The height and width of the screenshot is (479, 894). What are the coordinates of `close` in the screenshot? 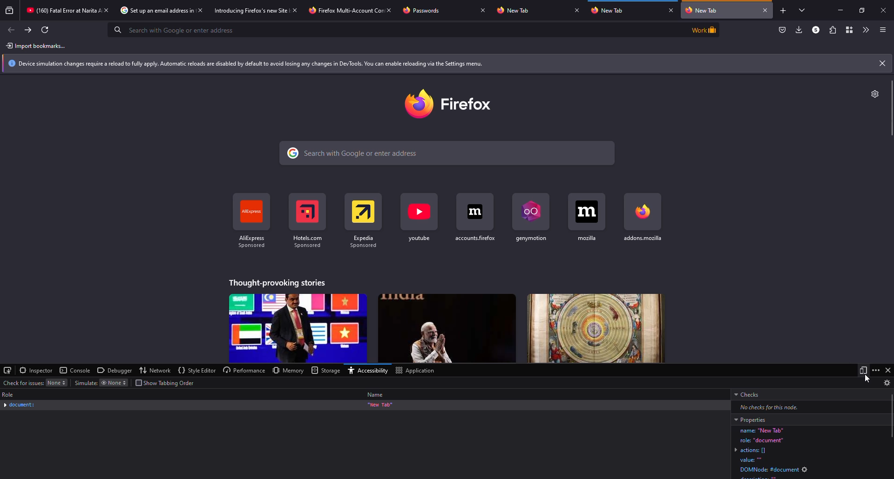 It's located at (671, 10).